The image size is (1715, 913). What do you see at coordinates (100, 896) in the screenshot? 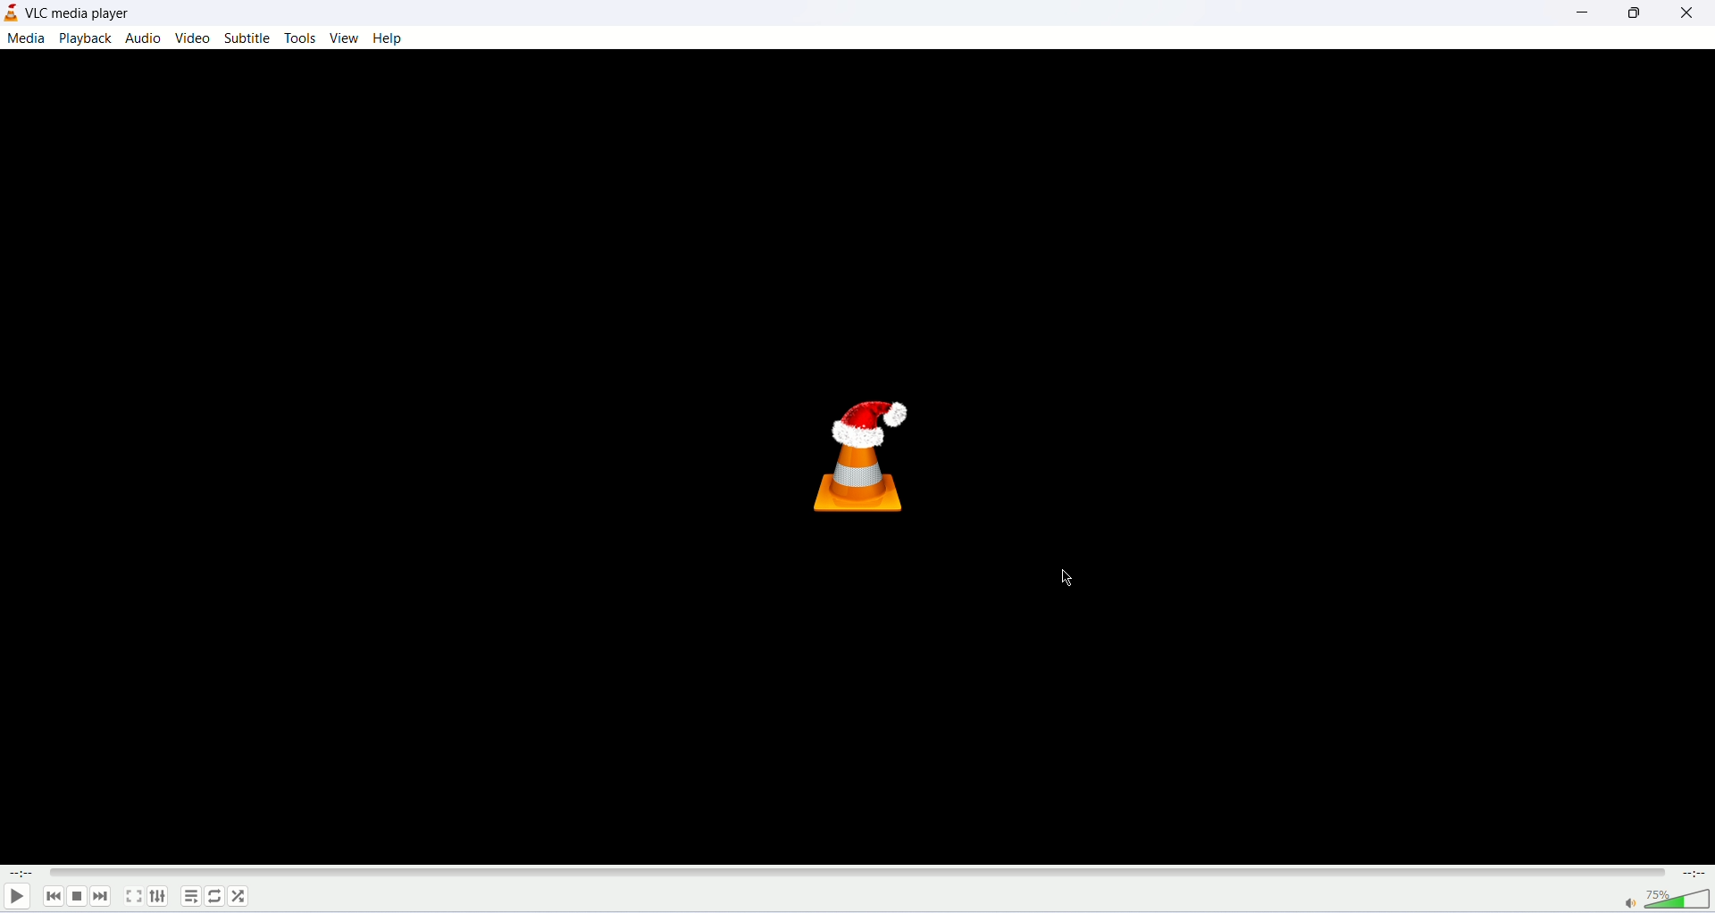
I see `next` at bounding box center [100, 896].